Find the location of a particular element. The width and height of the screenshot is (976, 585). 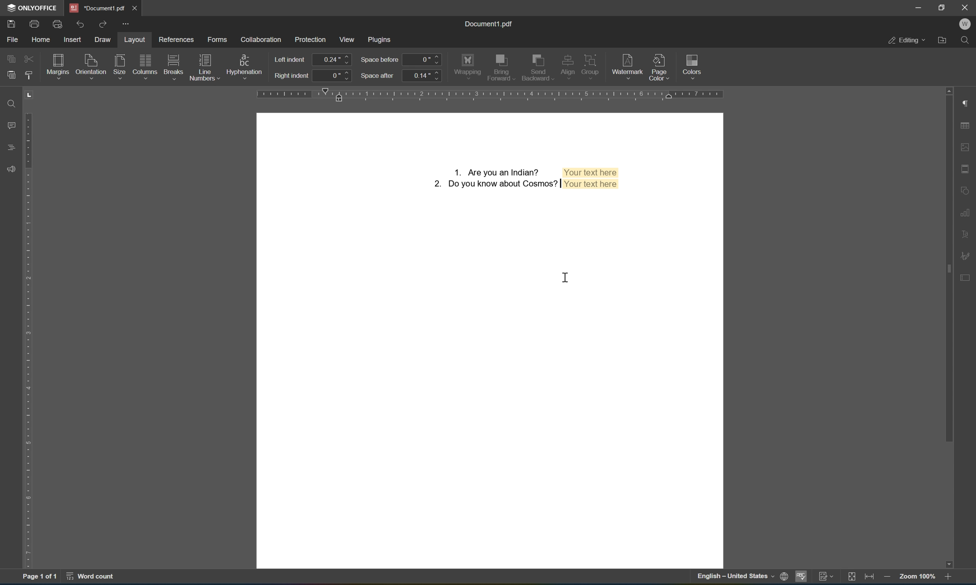

right indent is located at coordinates (292, 76).